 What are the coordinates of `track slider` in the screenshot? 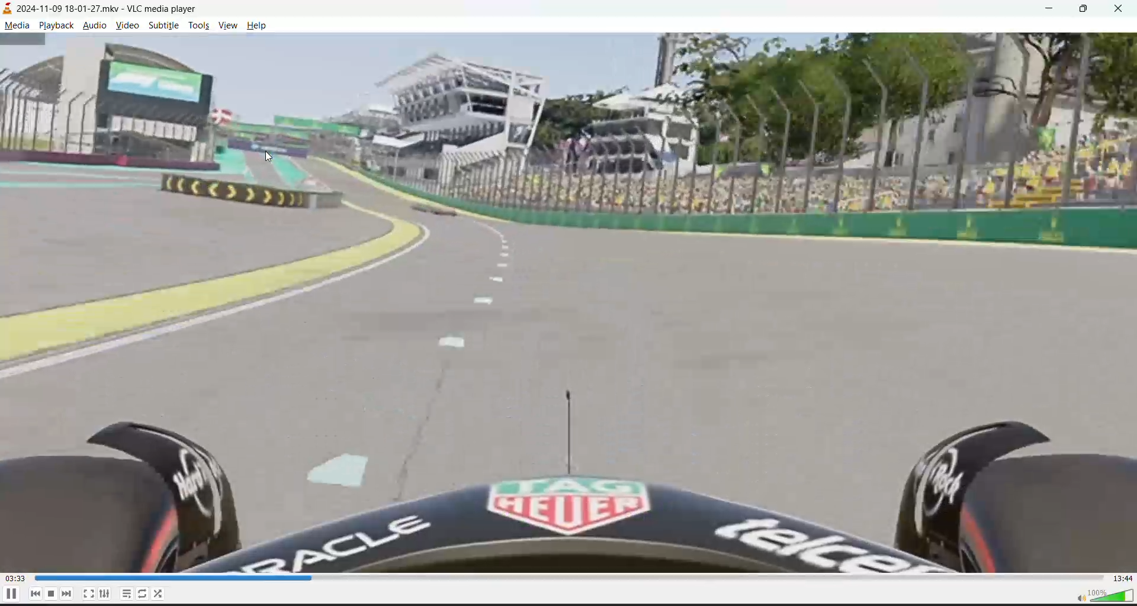 It's located at (564, 578).